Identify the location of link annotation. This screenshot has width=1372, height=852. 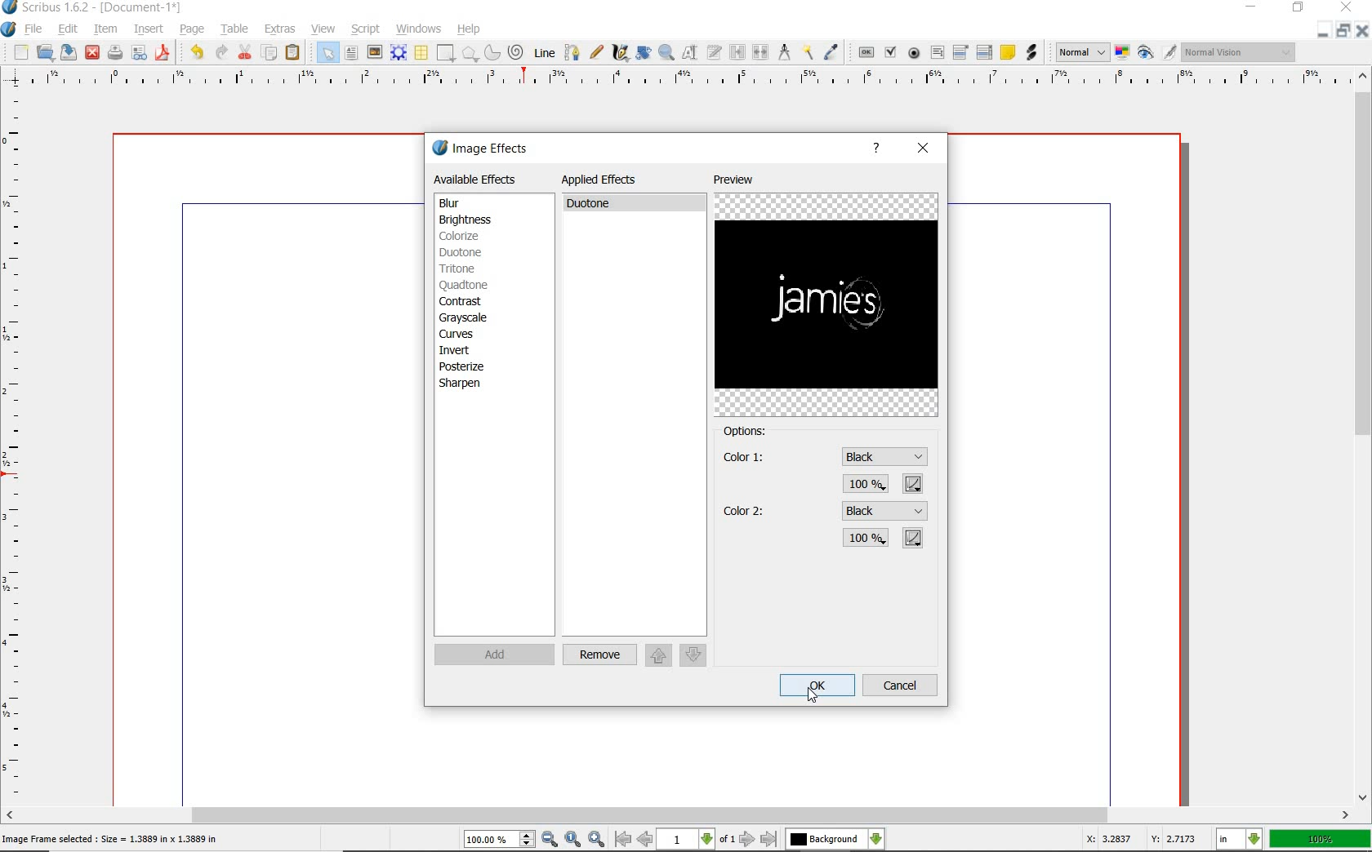
(1031, 51).